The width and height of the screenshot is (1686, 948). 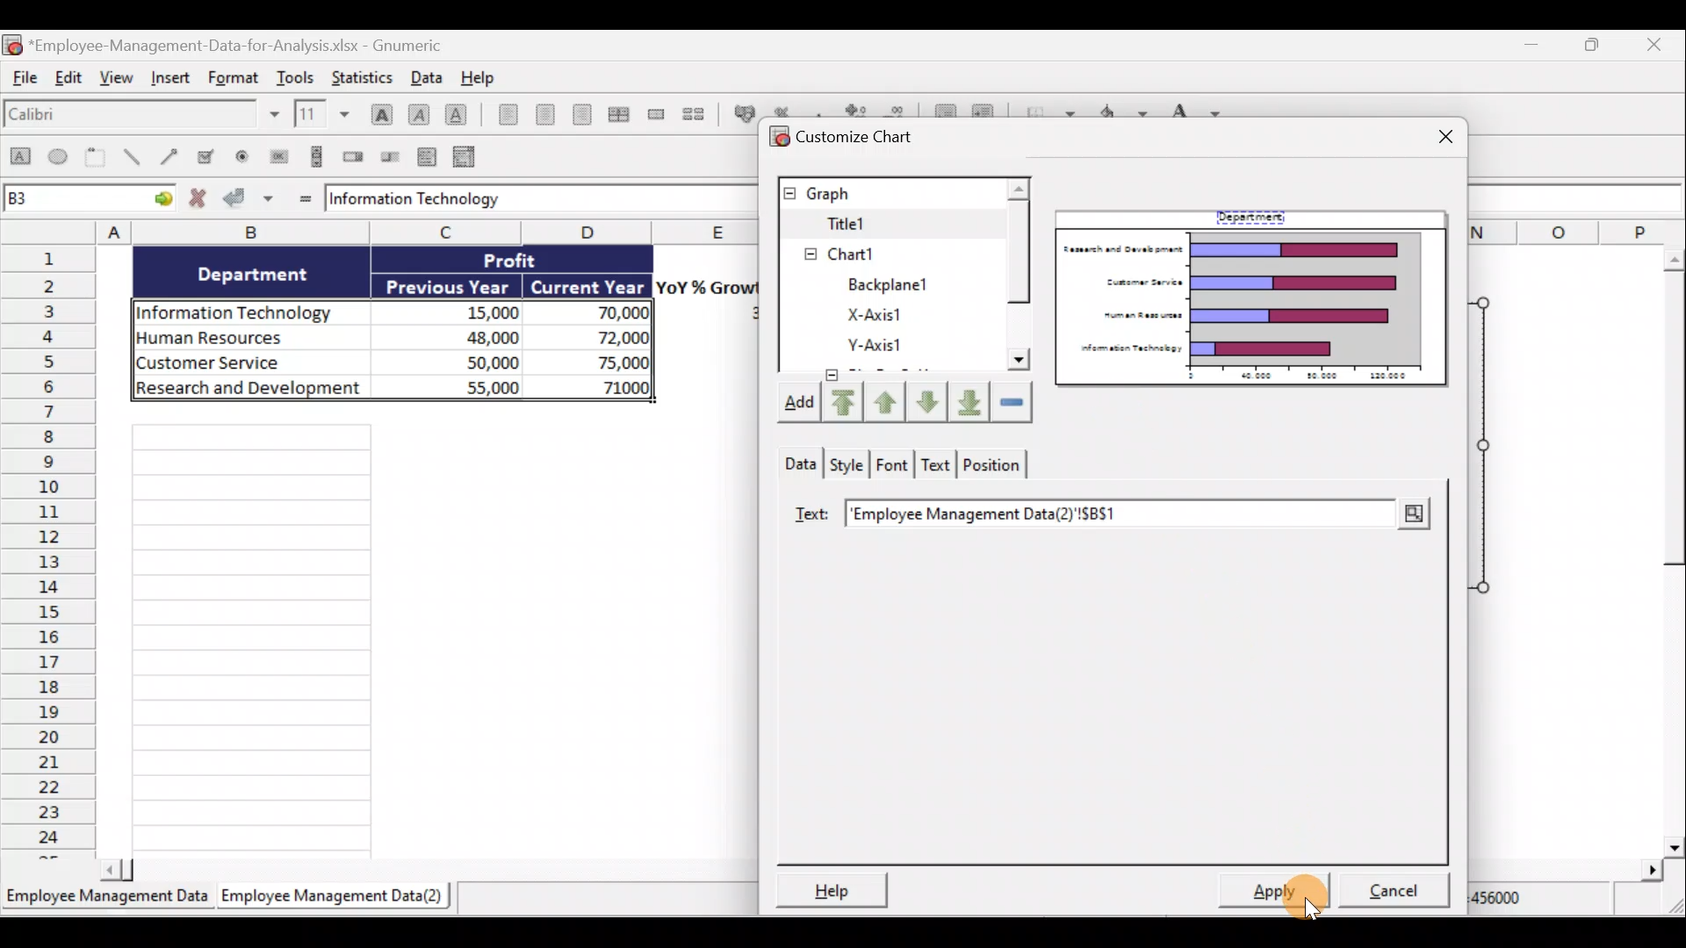 I want to click on 75,000, so click(x=608, y=363).